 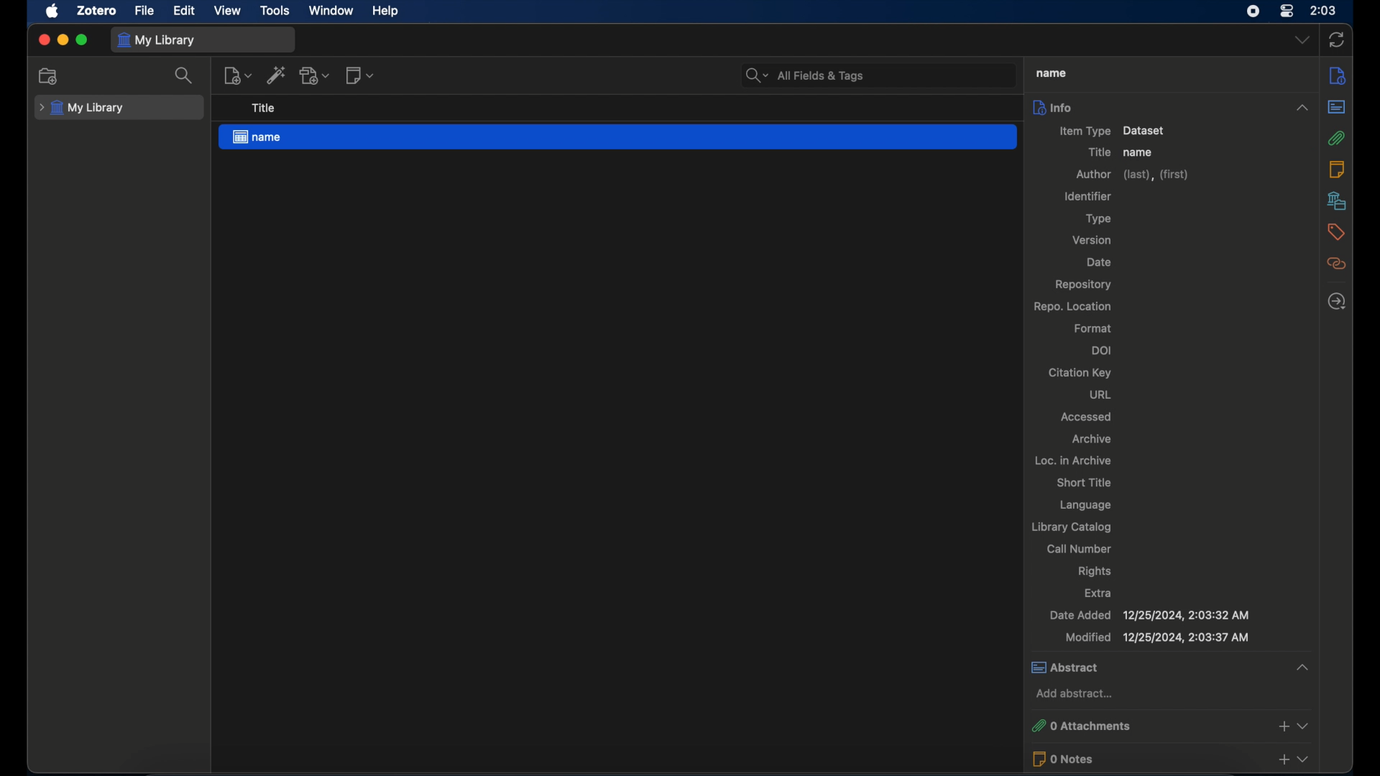 What do you see at coordinates (1325, 9) in the screenshot?
I see `time` at bounding box center [1325, 9].